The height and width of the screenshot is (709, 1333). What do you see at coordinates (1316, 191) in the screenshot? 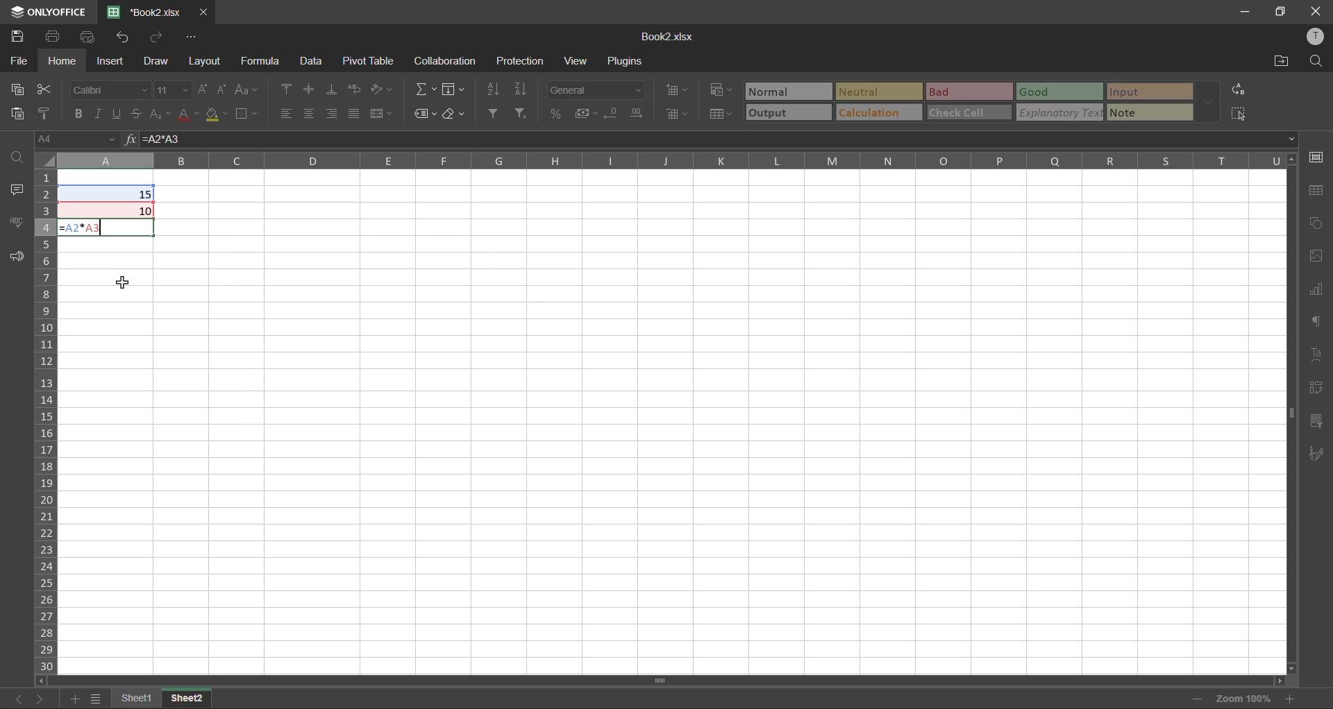
I see `table` at bounding box center [1316, 191].